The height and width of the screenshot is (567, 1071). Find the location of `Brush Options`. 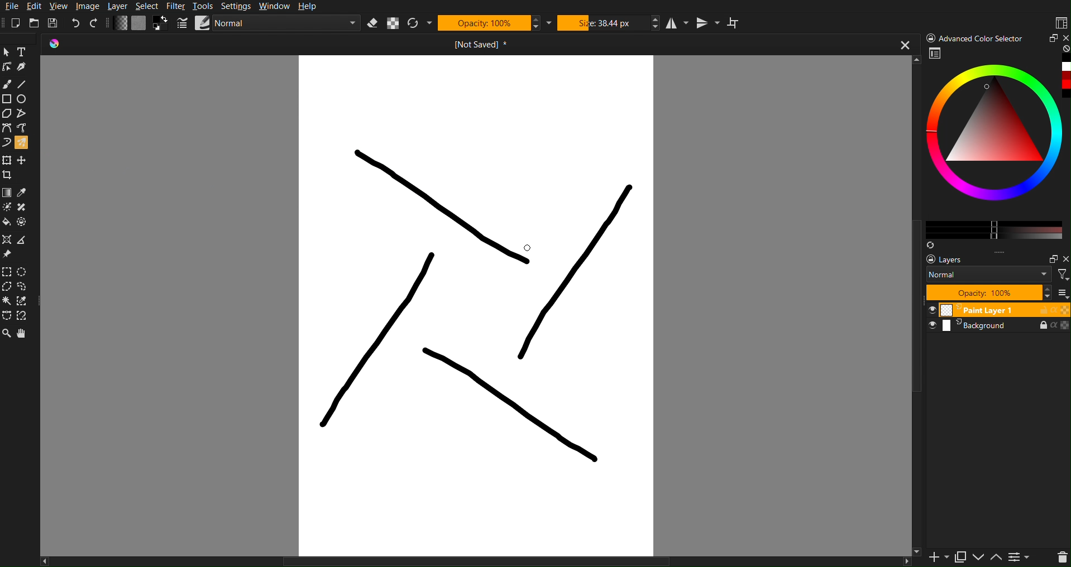

Brush Options is located at coordinates (290, 24).